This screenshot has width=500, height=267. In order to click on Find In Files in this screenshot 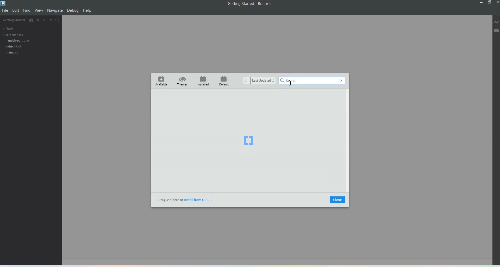, I will do `click(59, 20)`.